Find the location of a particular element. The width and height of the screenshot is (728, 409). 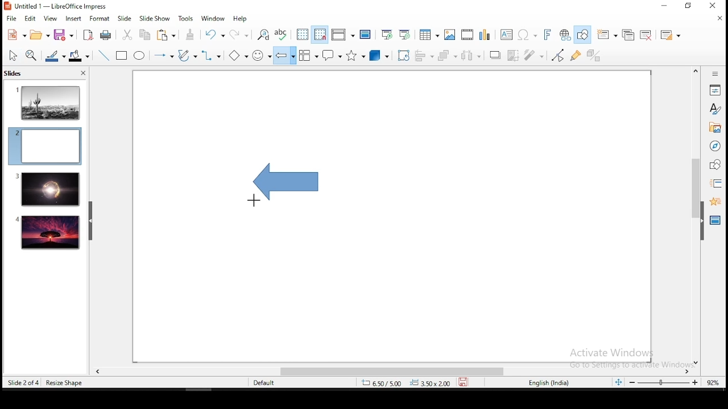

active shape is located at coordinates (278, 183).